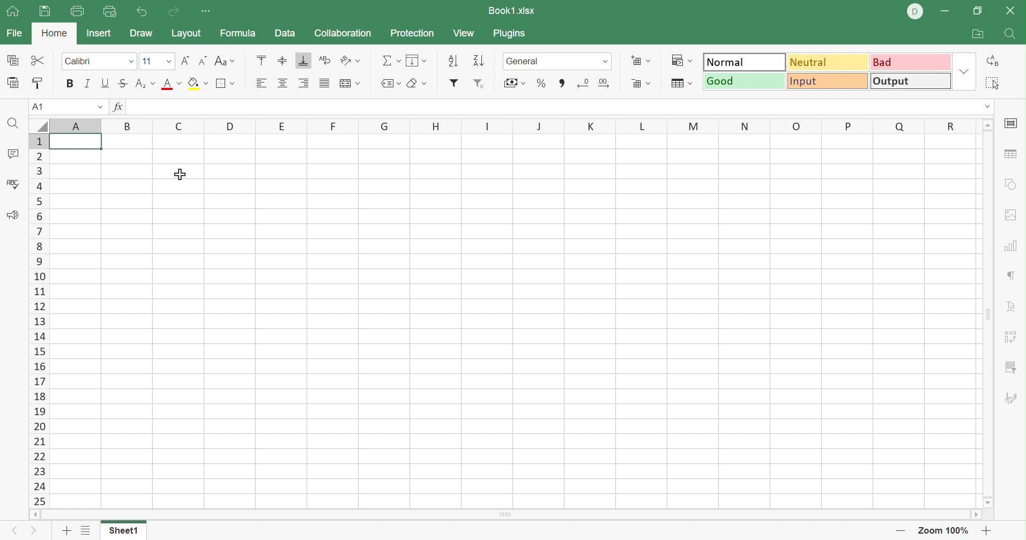 The height and width of the screenshot is (540, 1026). What do you see at coordinates (826, 80) in the screenshot?
I see `Input` at bounding box center [826, 80].